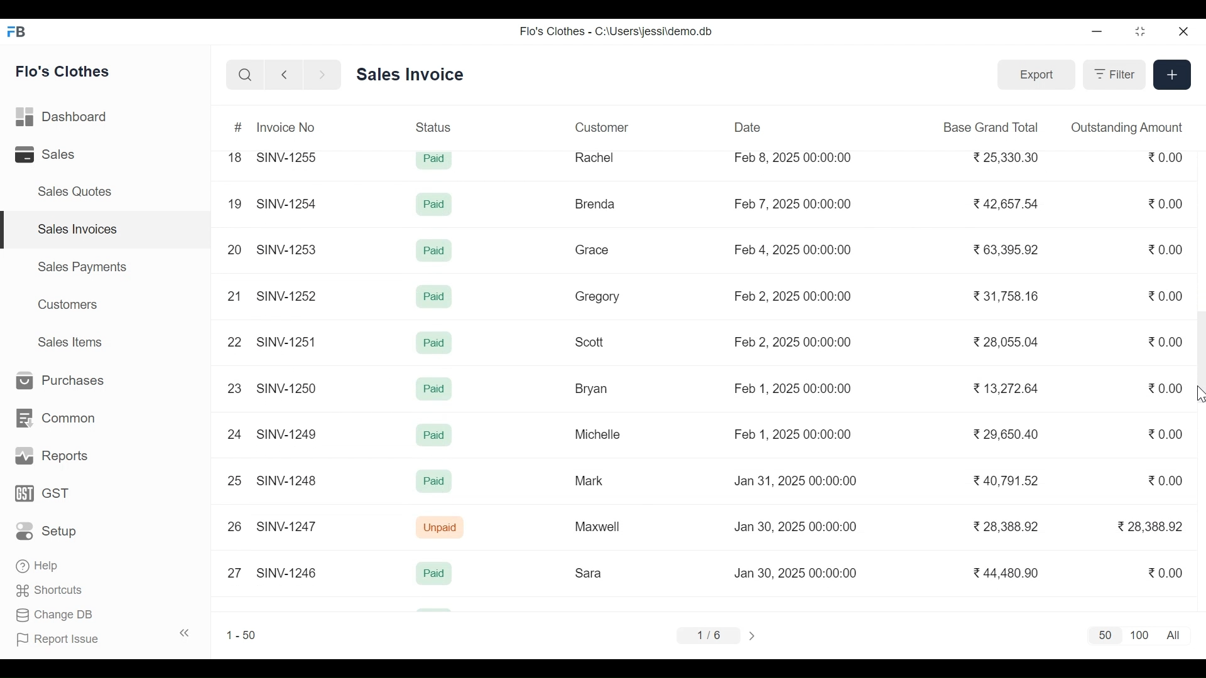 The width and height of the screenshot is (1206, 678). I want to click on Purchases, so click(55, 381).